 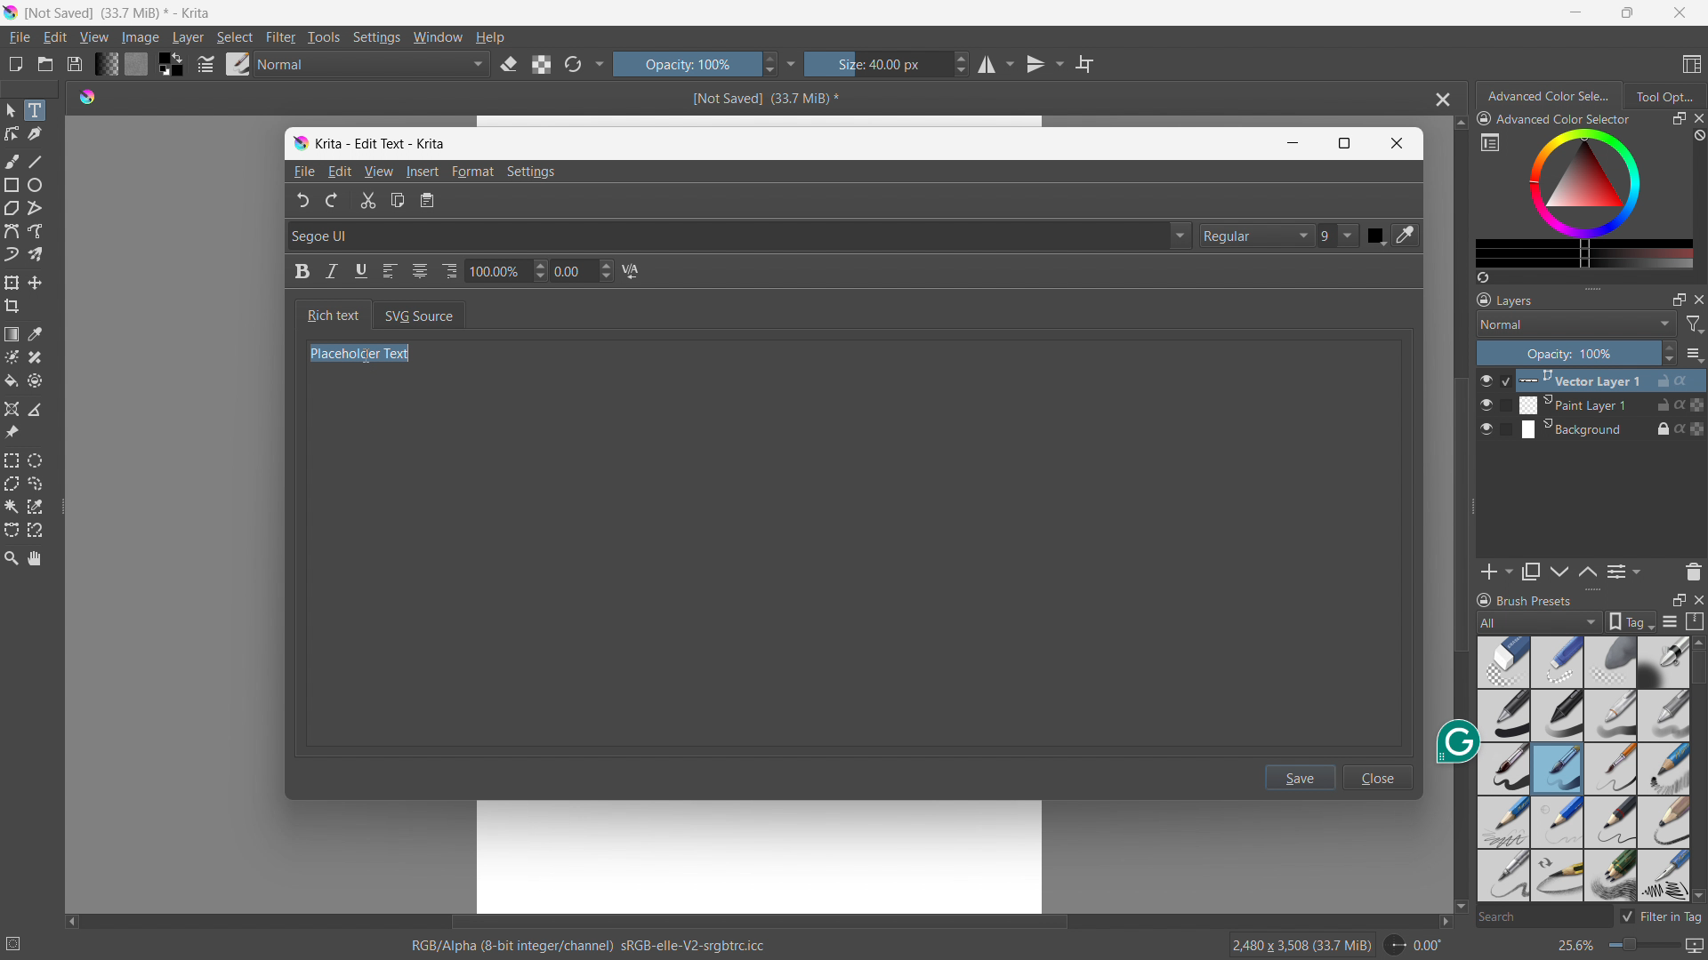 What do you see at coordinates (374, 65) in the screenshot?
I see `blending mode` at bounding box center [374, 65].